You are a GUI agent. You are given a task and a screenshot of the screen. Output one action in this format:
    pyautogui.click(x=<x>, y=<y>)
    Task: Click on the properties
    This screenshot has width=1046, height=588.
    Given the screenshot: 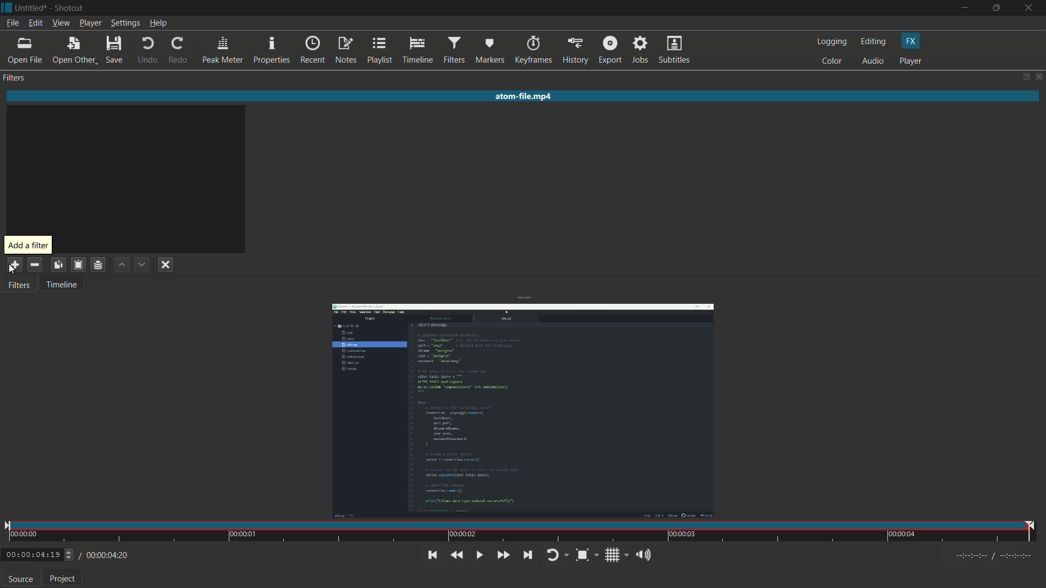 What is the action you would take?
    pyautogui.click(x=271, y=51)
    